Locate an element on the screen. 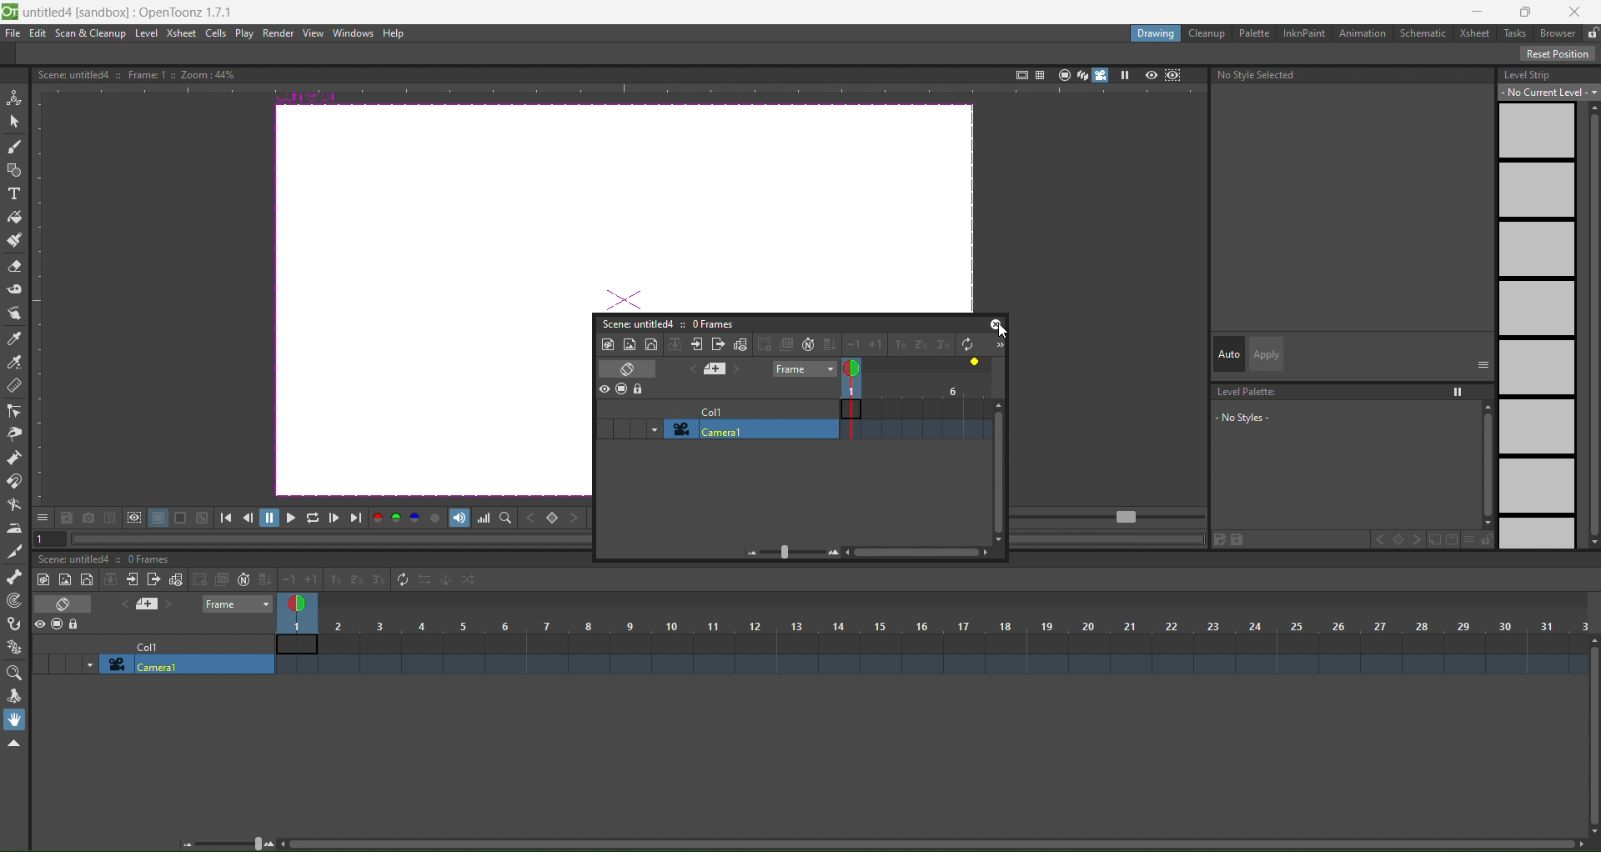 Image resolution: width=1601 pixels, height=852 pixels. close sub xsheet is located at coordinates (132, 579).